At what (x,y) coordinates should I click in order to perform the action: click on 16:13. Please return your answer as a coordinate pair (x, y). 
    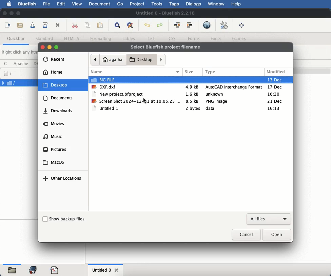
    Looking at the image, I should click on (274, 109).